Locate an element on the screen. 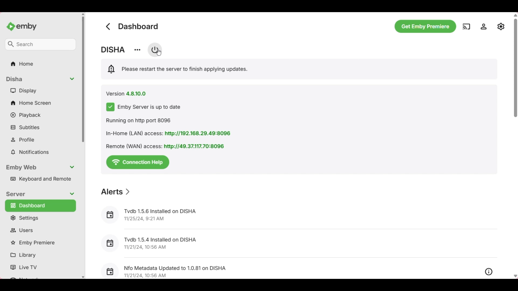  Home folder is located at coordinates (41, 64).